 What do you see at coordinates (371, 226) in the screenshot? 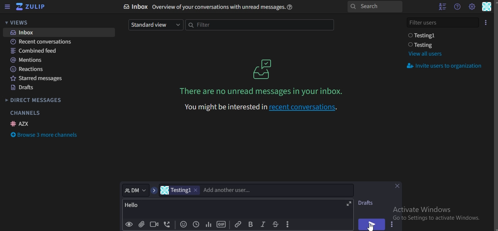
I see `cursor` at bounding box center [371, 226].